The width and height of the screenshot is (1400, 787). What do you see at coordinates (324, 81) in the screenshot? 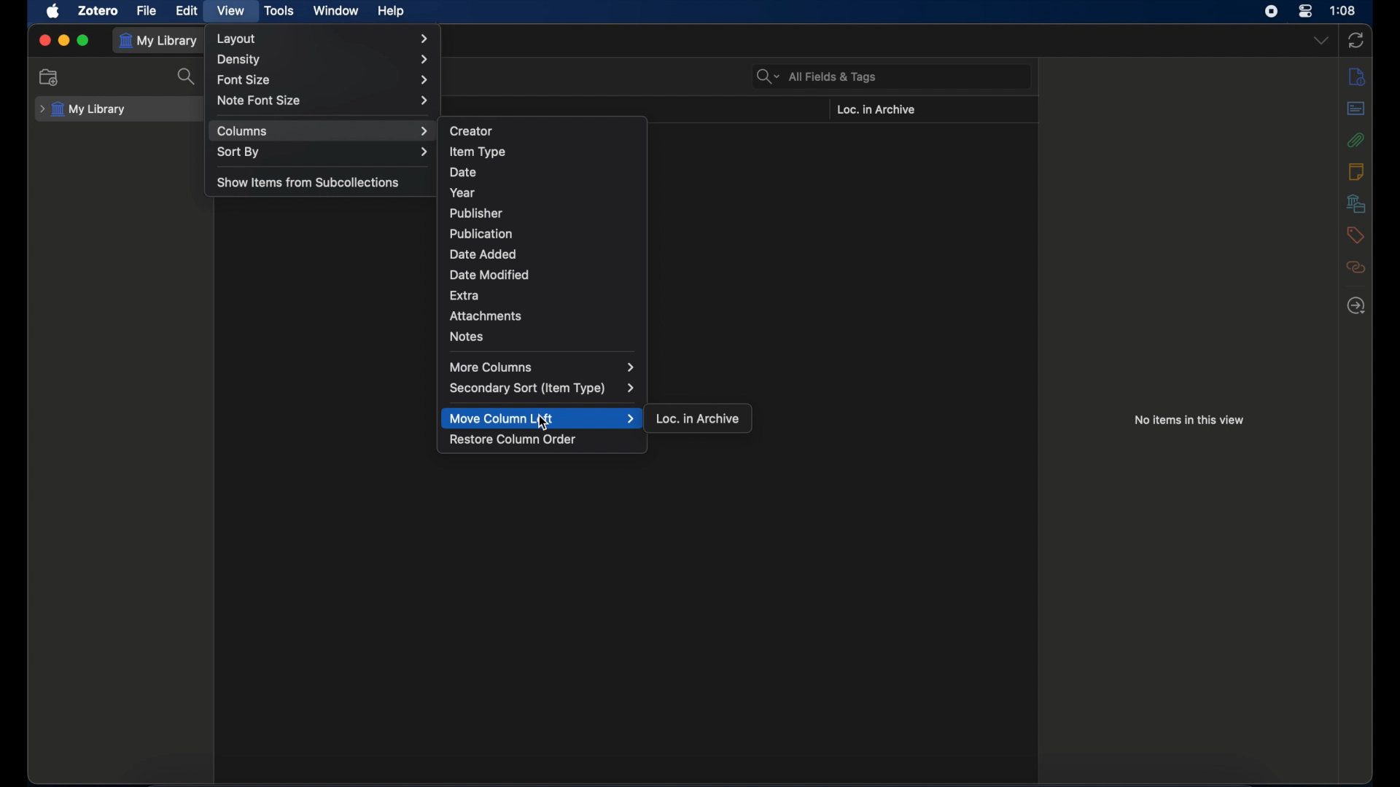
I see `font size` at bounding box center [324, 81].